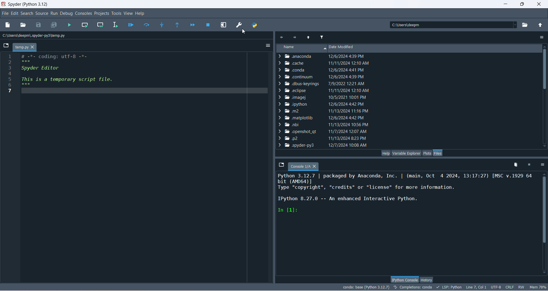  Describe the element at coordinates (522, 4) in the screenshot. I see `maximize` at that location.